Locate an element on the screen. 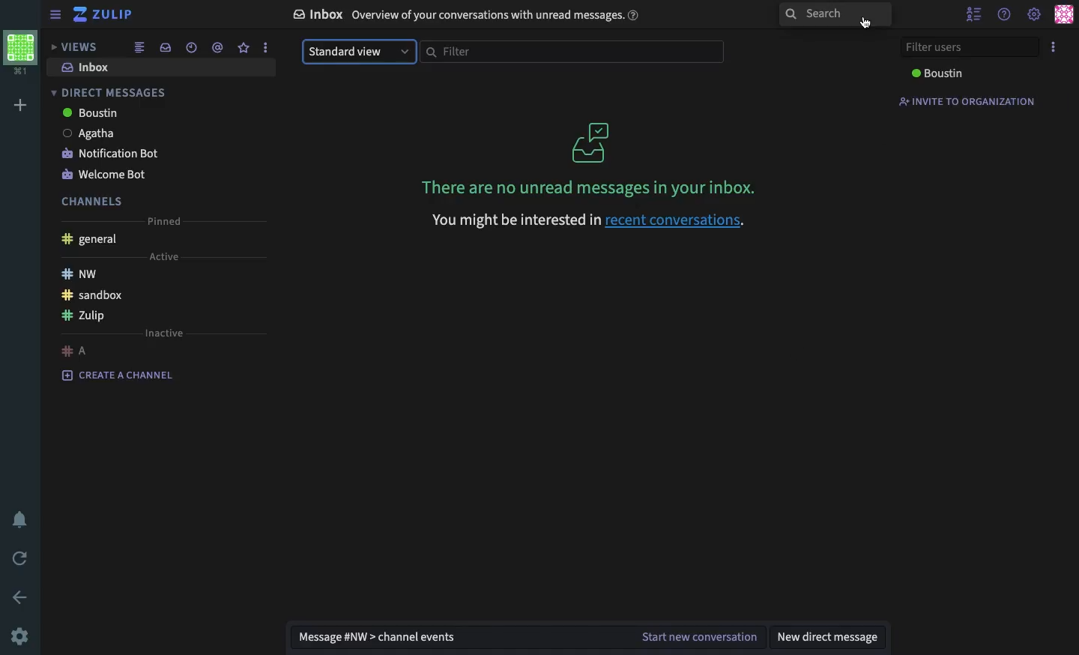 The image size is (1079, 655). invite to organization is located at coordinates (969, 101).